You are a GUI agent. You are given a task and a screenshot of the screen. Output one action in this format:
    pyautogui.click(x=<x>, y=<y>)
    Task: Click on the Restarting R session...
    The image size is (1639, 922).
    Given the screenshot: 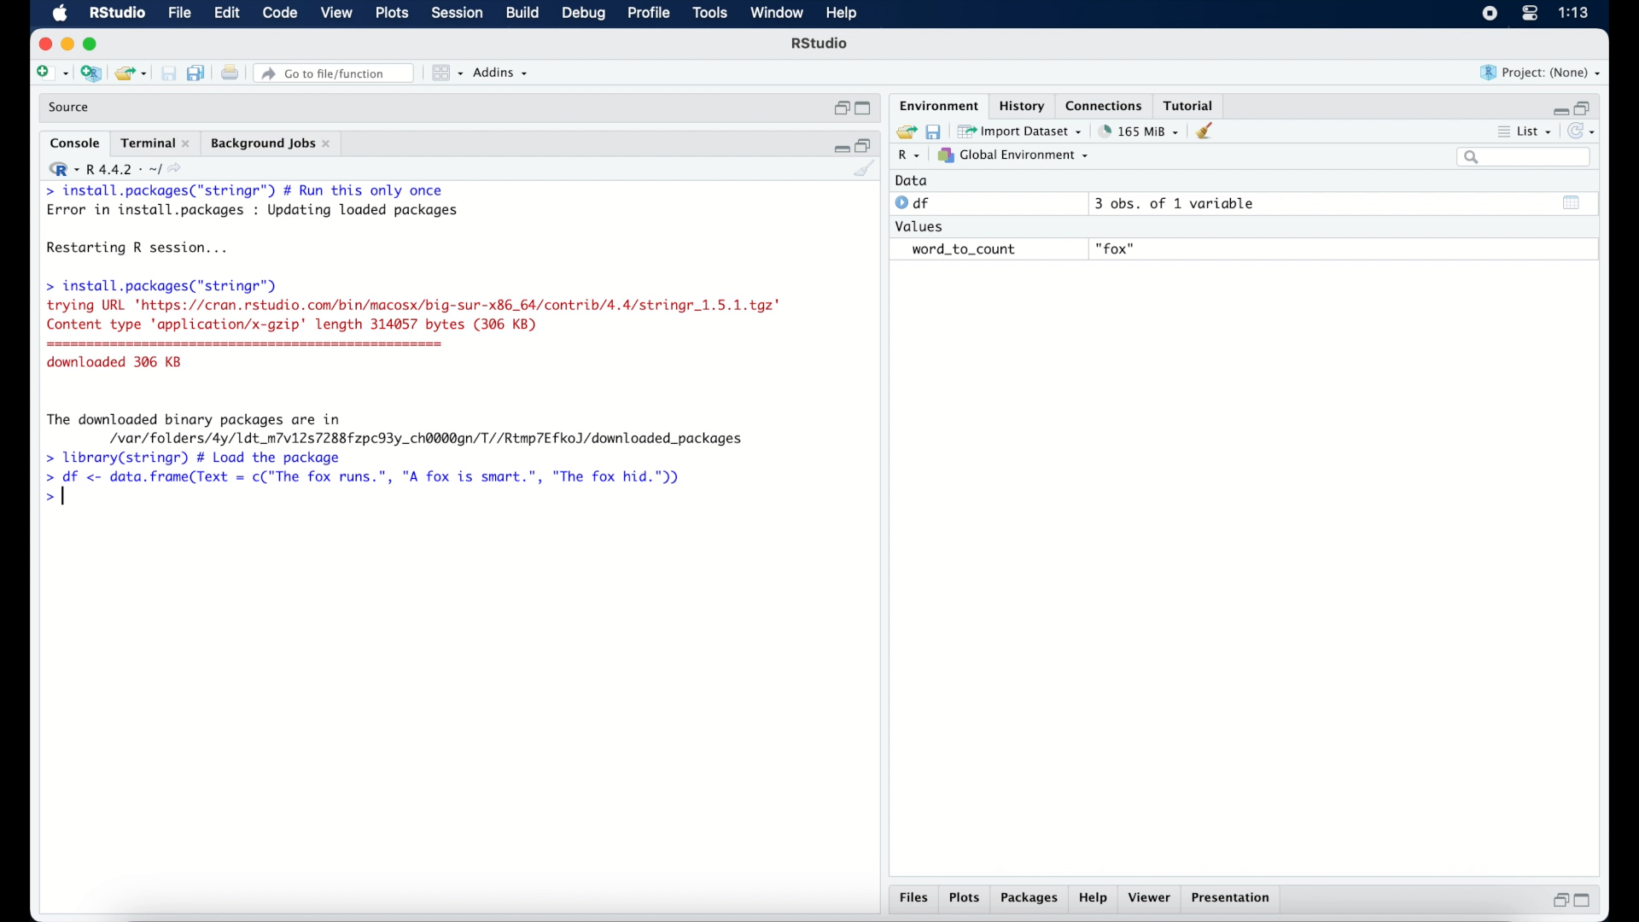 What is the action you would take?
    pyautogui.click(x=142, y=249)
    